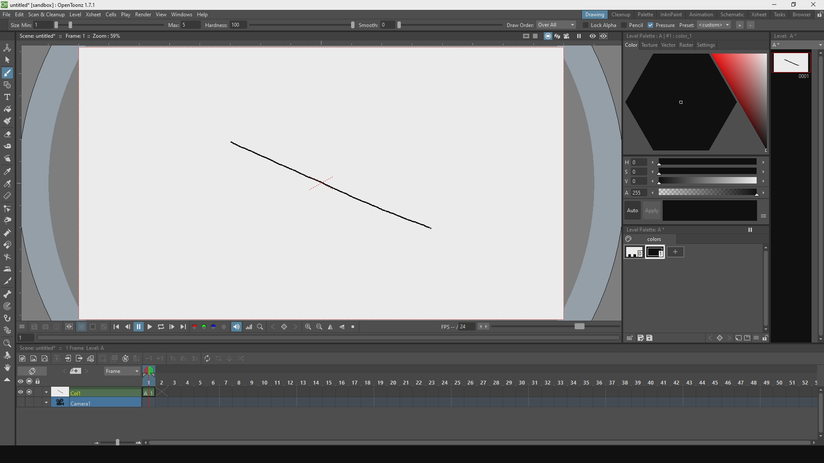 The image size is (824, 463). Describe the element at coordinates (10, 85) in the screenshot. I see `shape` at that location.